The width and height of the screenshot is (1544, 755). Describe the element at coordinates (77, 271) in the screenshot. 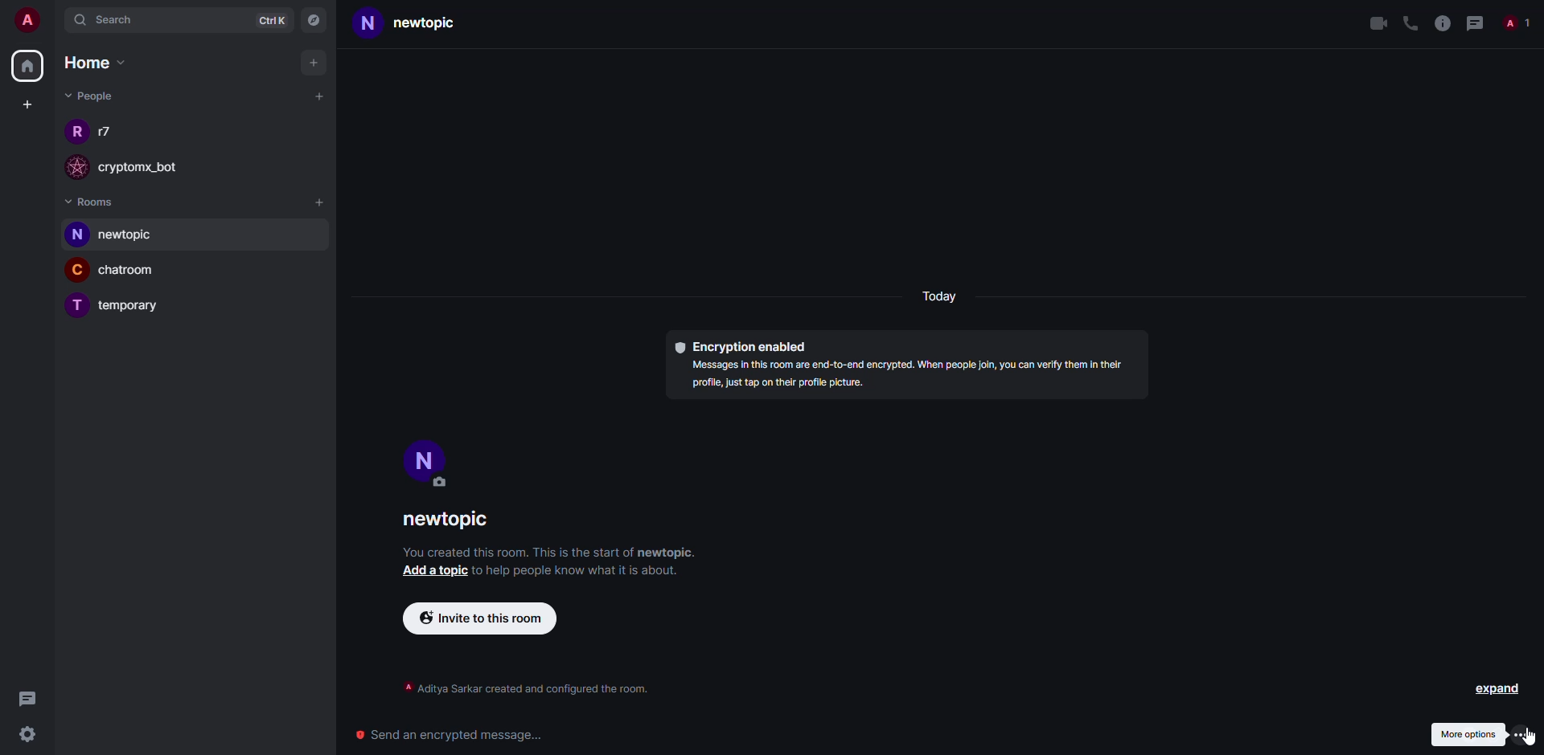

I see `C` at that location.